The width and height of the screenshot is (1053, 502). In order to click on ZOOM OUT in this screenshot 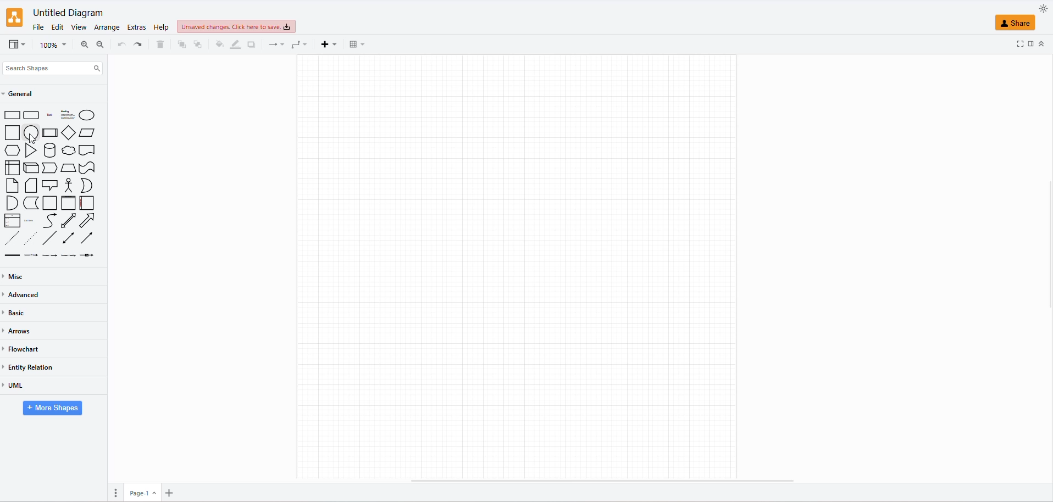, I will do `click(99, 43)`.